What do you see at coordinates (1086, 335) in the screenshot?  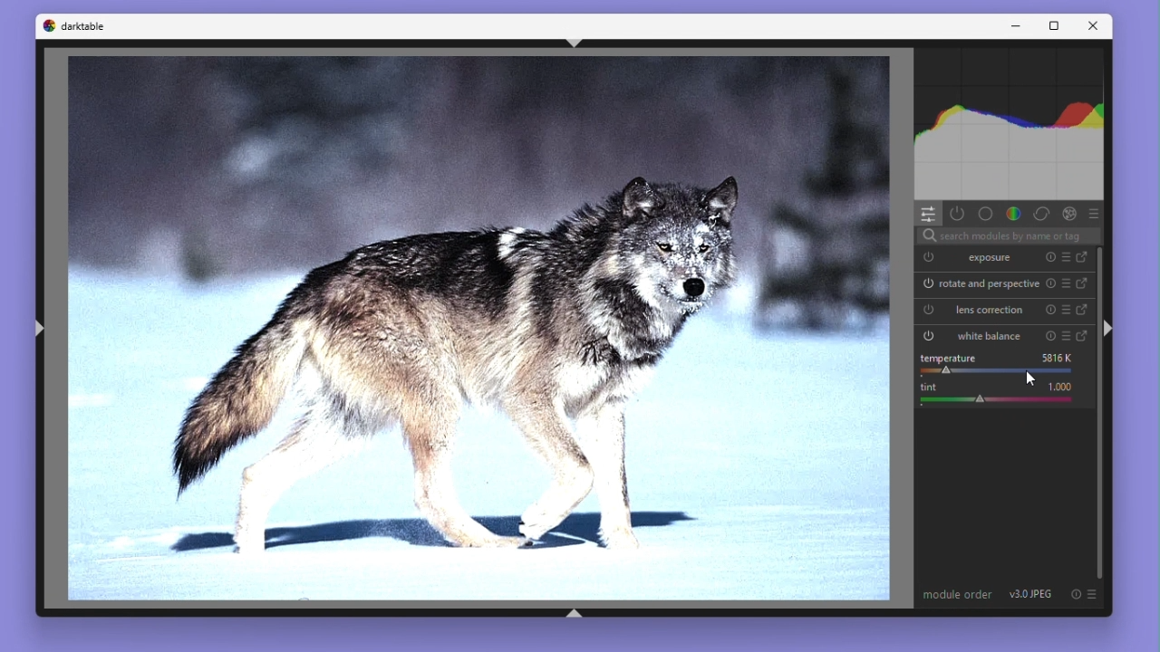 I see `Go to full version of white balance` at bounding box center [1086, 335].